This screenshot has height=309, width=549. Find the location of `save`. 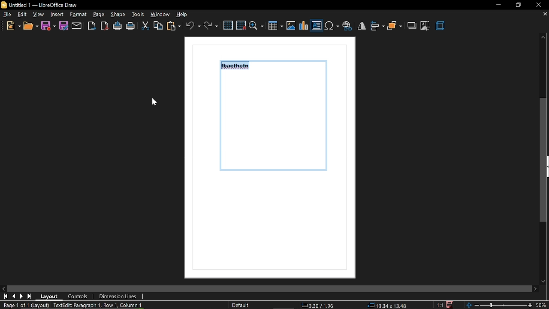

save is located at coordinates (49, 26).